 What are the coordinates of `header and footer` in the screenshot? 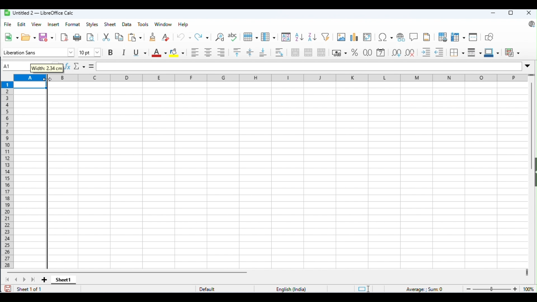 It's located at (427, 37).